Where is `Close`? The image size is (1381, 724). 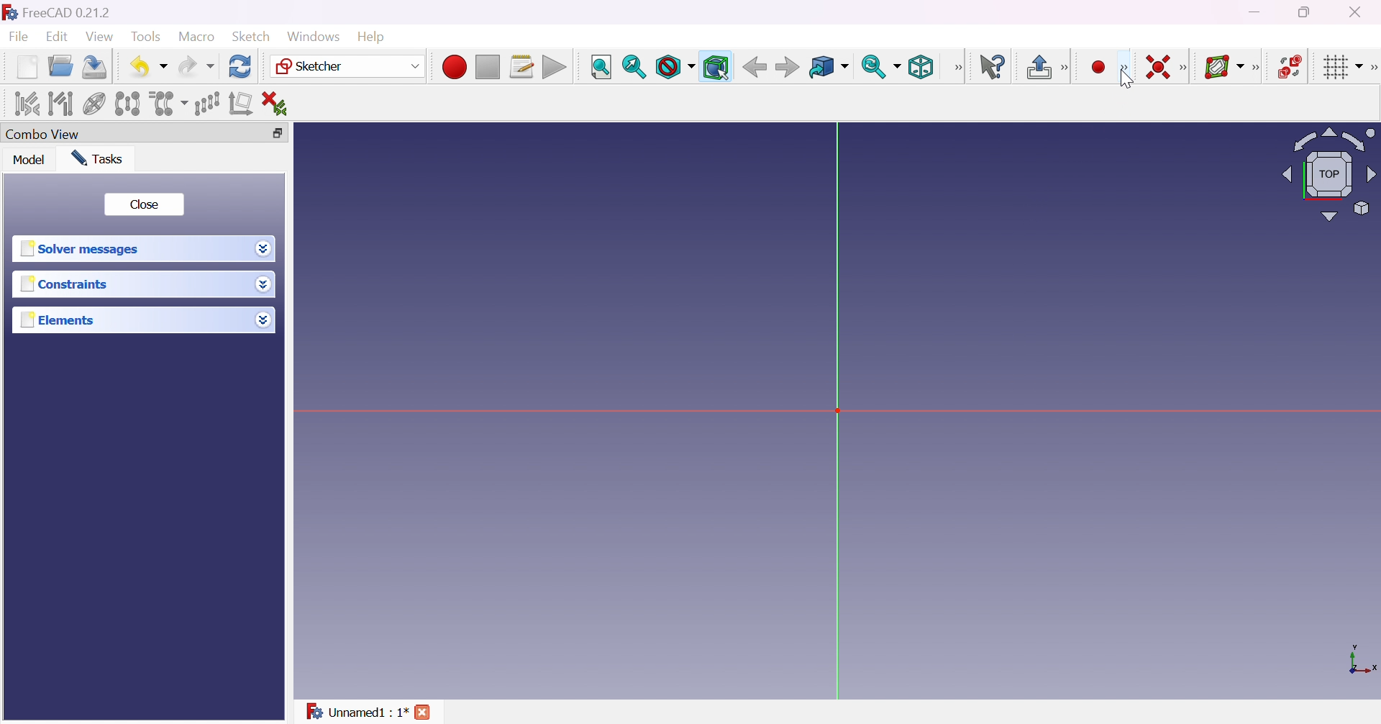 Close is located at coordinates (143, 204).